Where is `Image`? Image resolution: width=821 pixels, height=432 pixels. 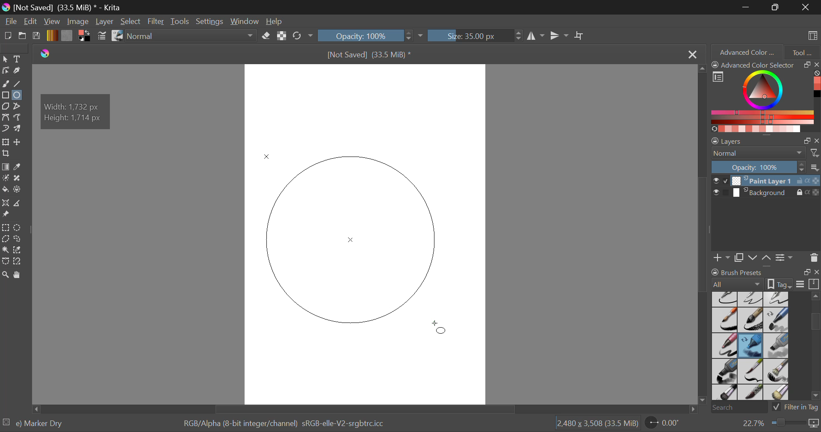 Image is located at coordinates (79, 21).